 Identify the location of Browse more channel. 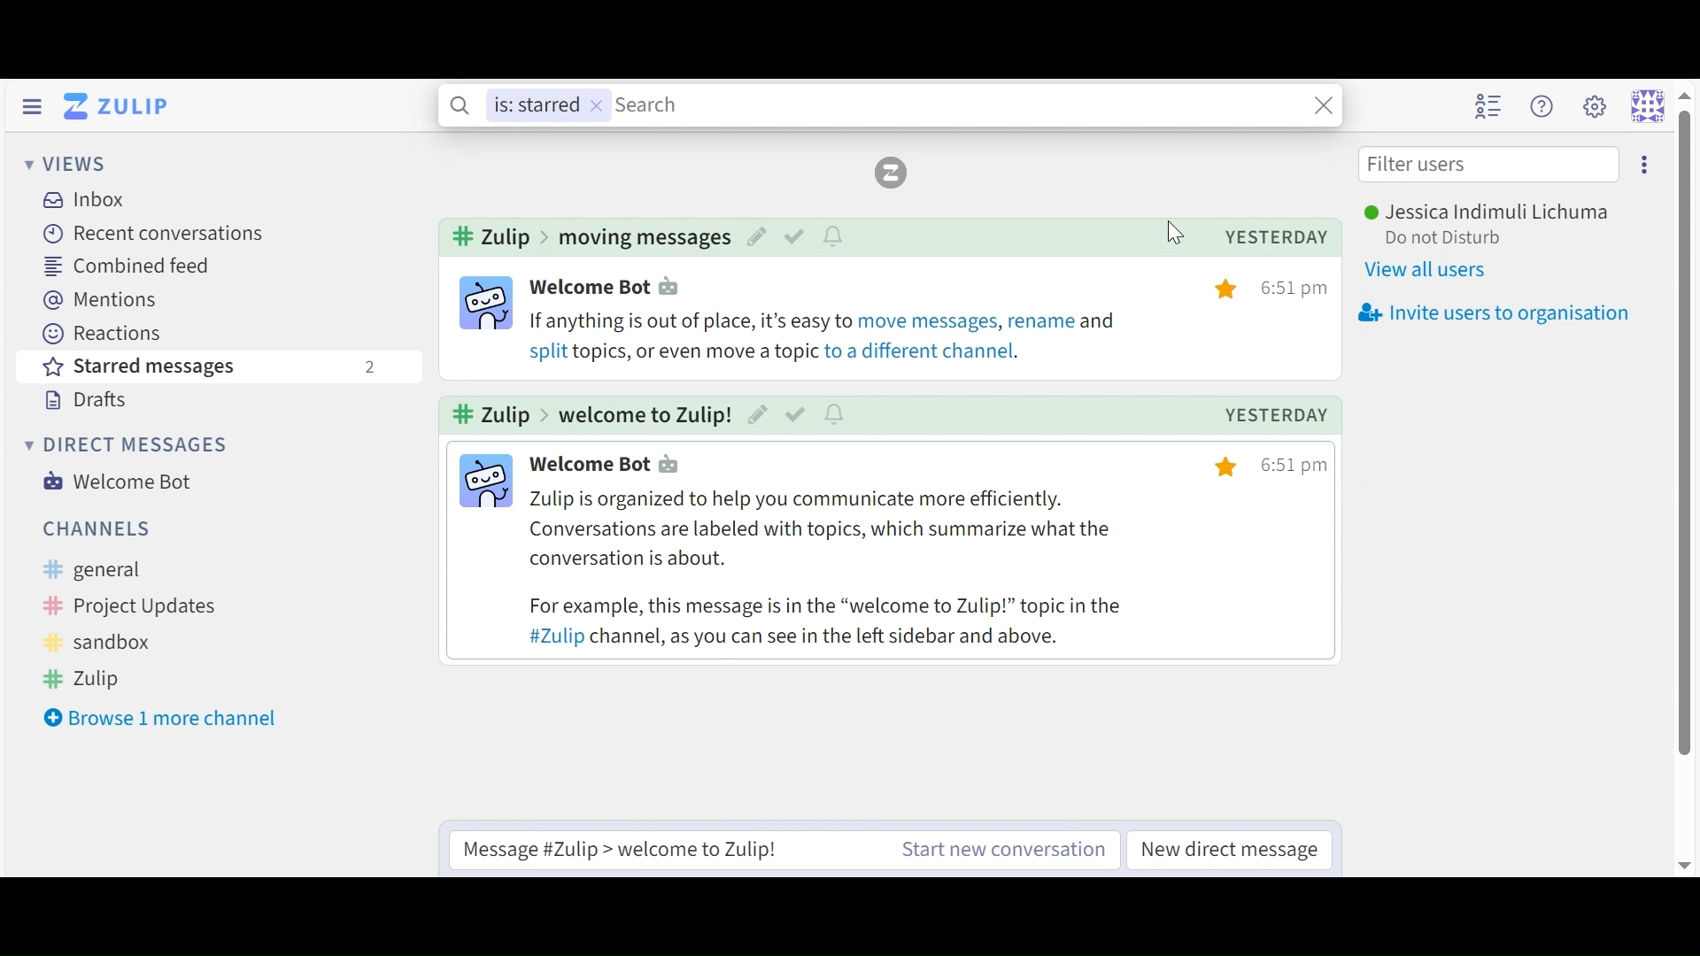
(166, 720).